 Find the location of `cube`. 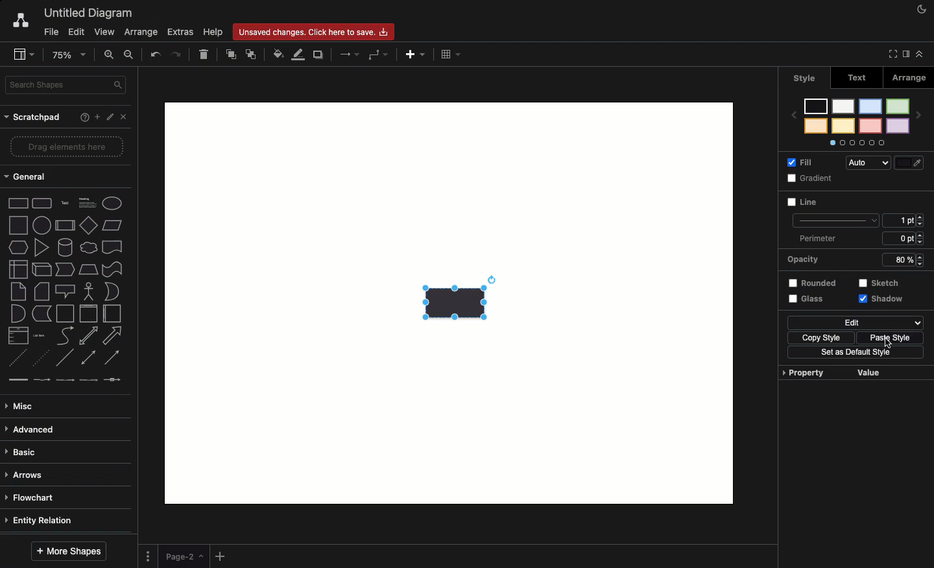

cube is located at coordinates (40, 268).